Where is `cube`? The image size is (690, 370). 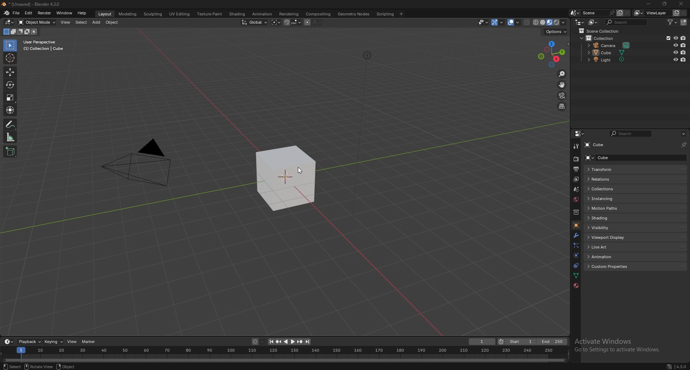 cube is located at coordinates (282, 181).